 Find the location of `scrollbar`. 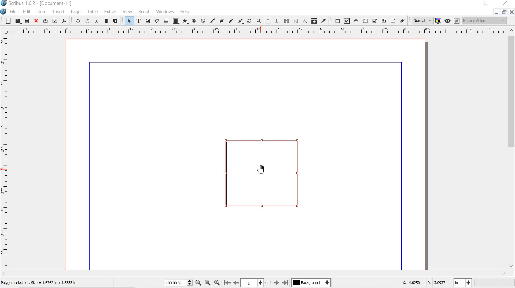

scrollbar is located at coordinates (512, 148).